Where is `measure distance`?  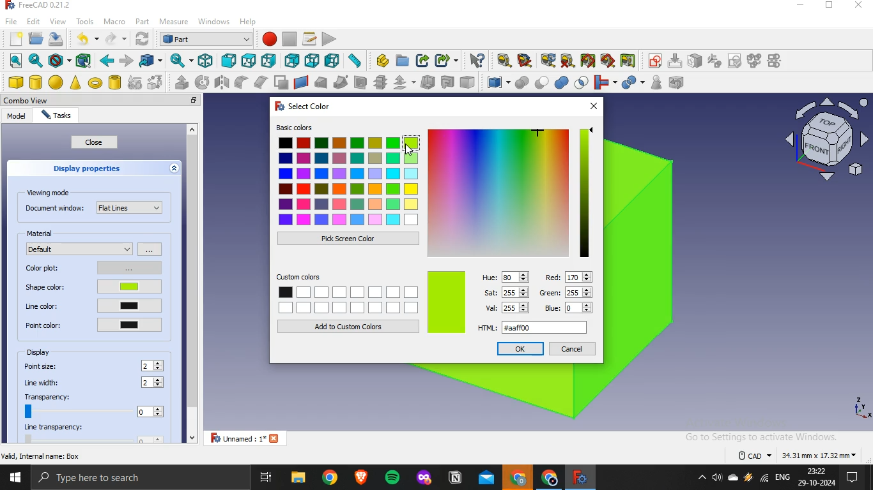
measure distance is located at coordinates (355, 60).